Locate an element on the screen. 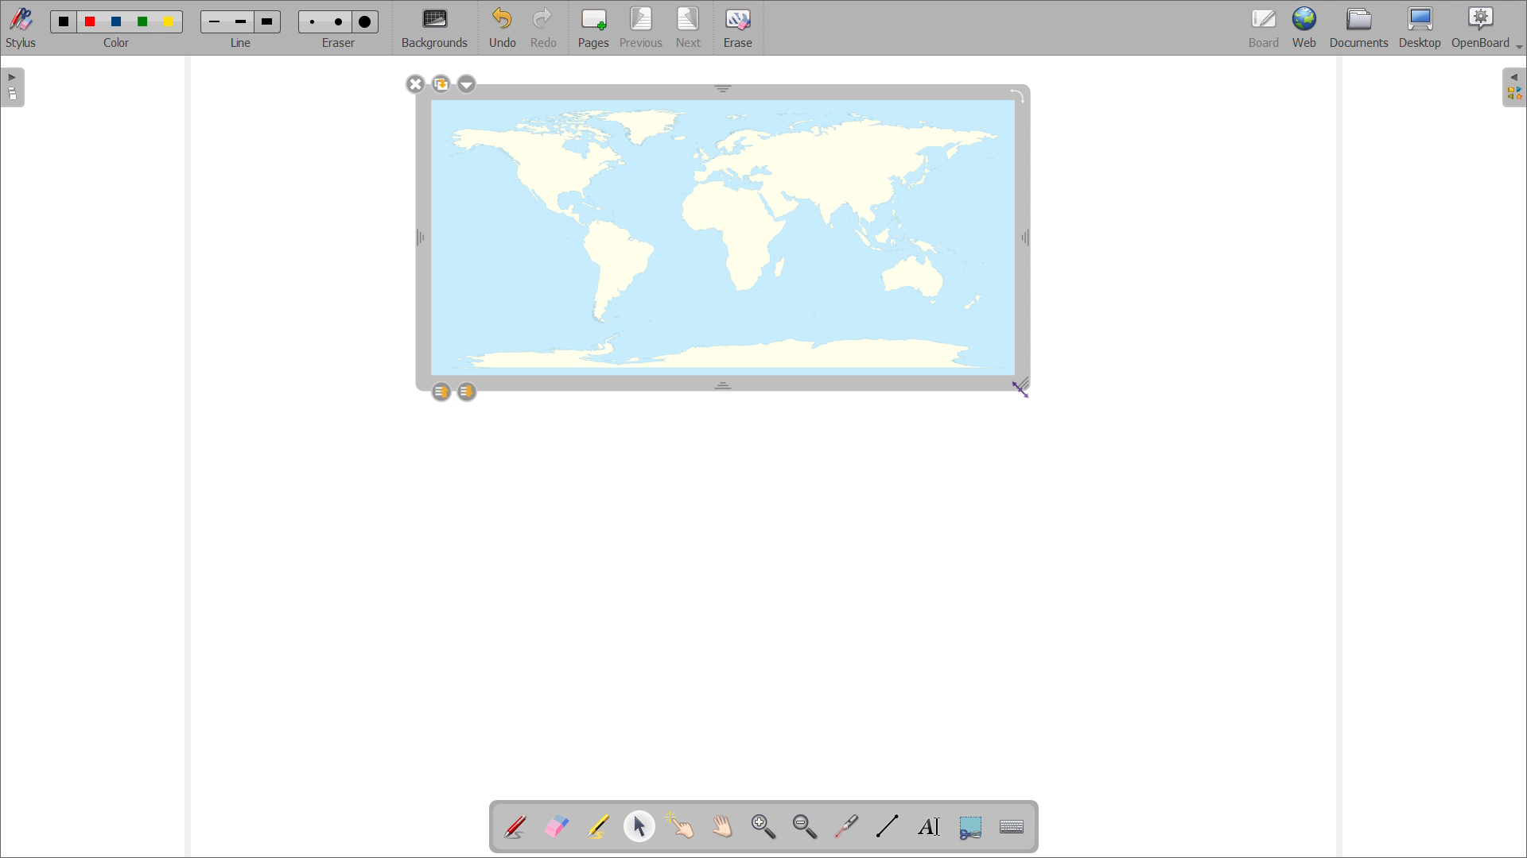 The height and width of the screenshot is (858, 1527). blue is located at coordinates (118, 21).